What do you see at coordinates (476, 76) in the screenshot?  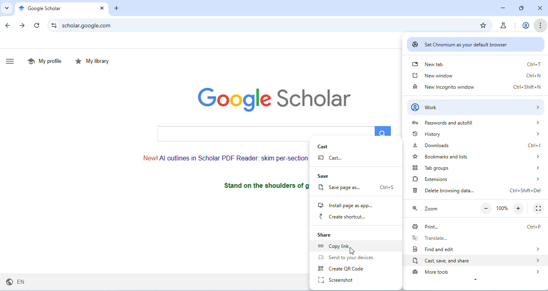 I see `new window` at bounding box center [476, 76].